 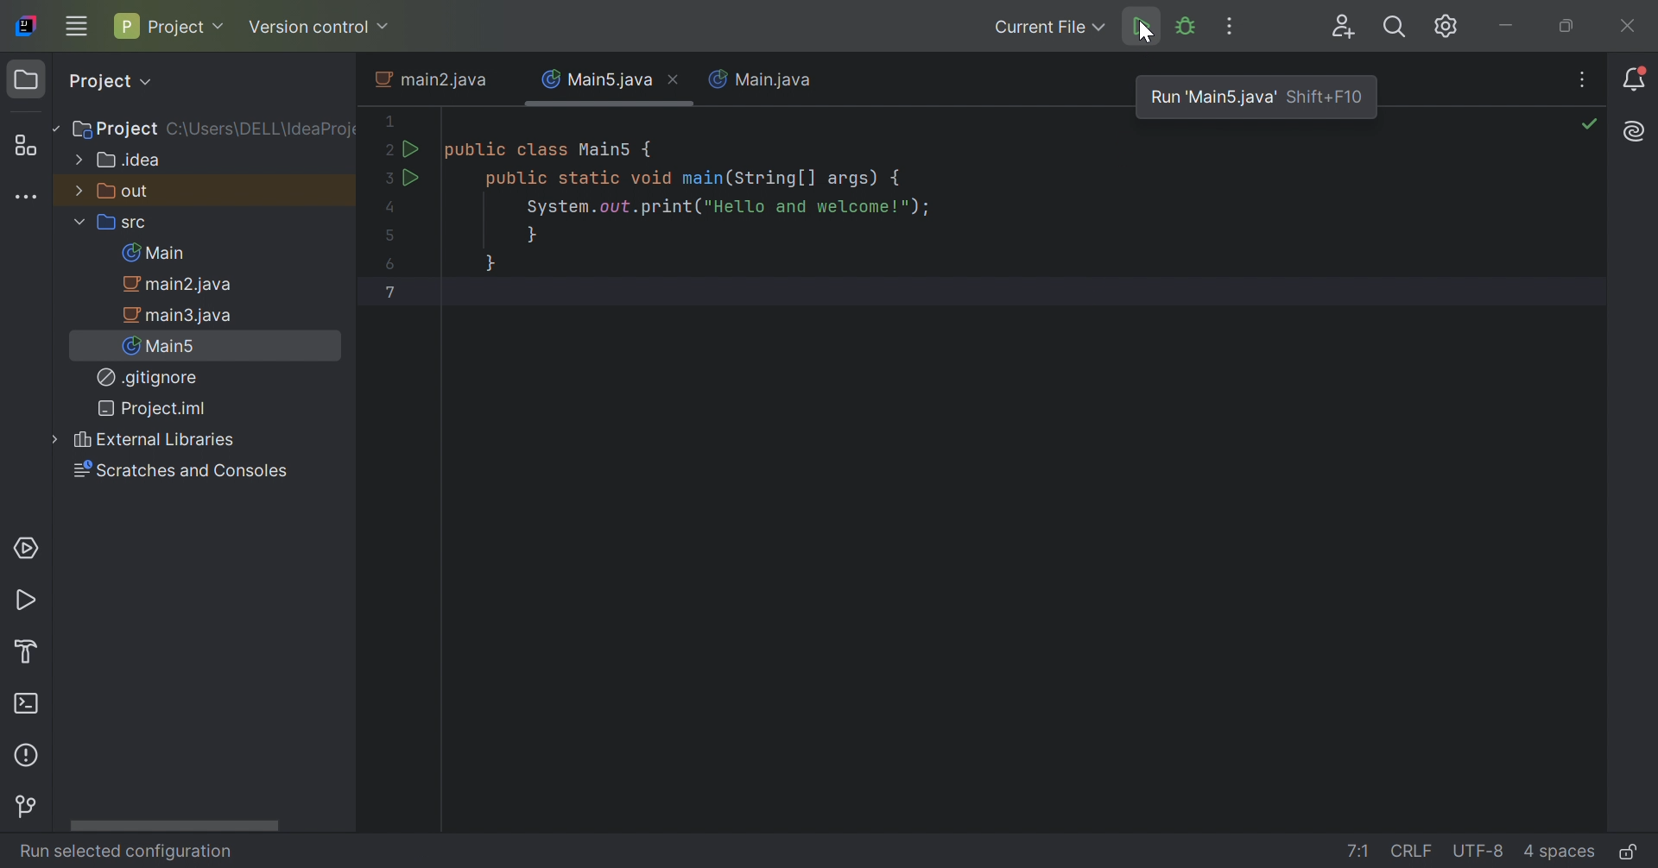 What do you see at coordinates (1139, 28) in the screenshot?
I see `Run` at bounding box center [1139, 28].